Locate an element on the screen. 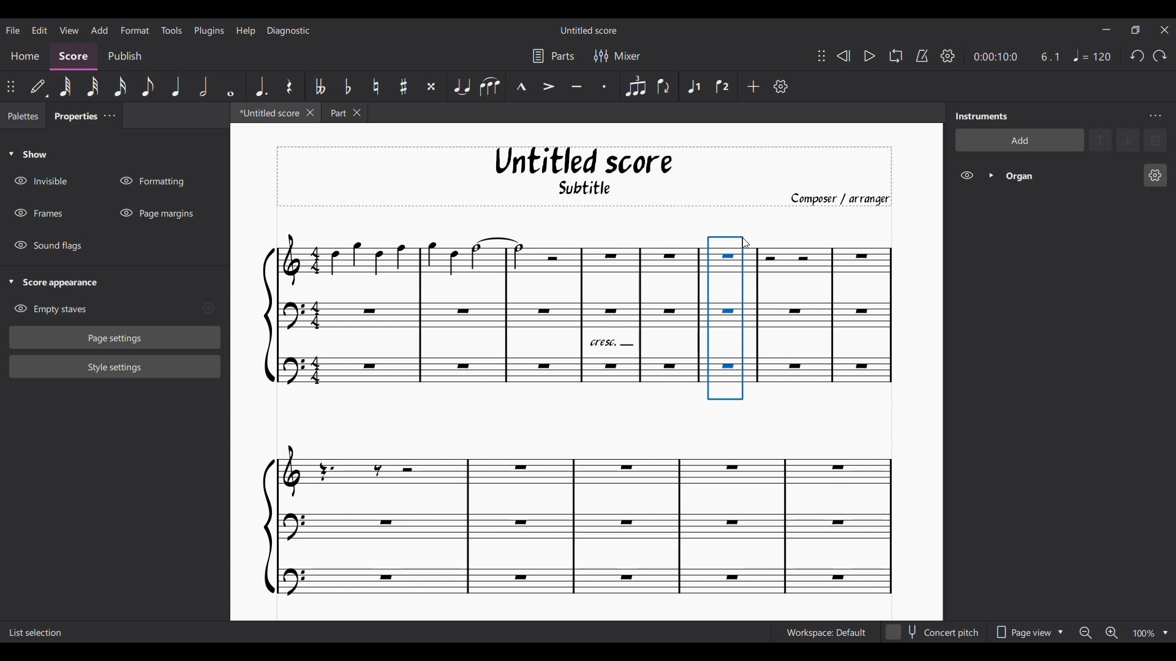  Toggle sharp is located at coordinates (403, 87).